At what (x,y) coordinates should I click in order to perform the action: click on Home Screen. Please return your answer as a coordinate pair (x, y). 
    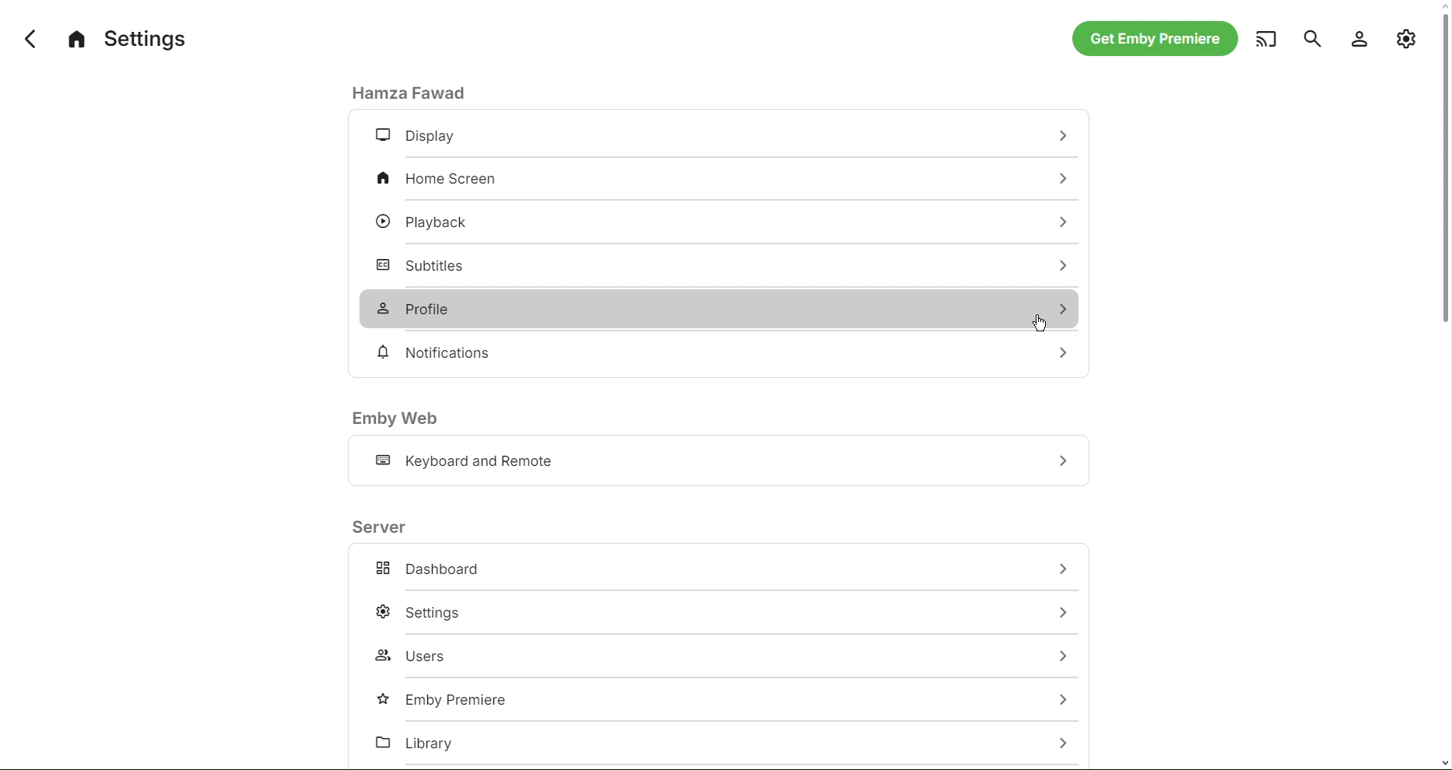
    Looking at the image, I should click on (444, 181).